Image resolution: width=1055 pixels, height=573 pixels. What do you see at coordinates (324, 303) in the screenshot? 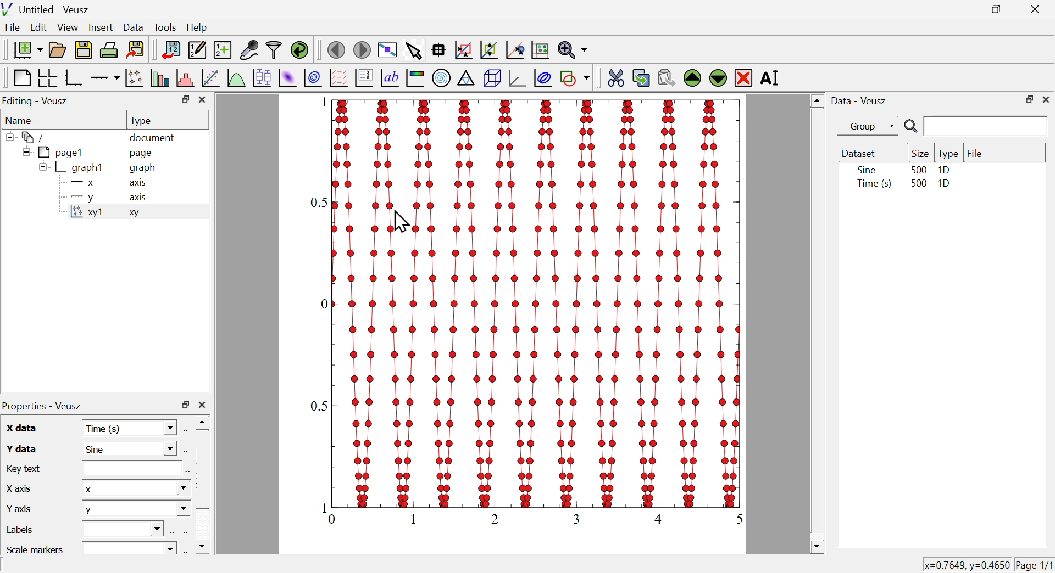
I see `0` at bounding box center [324, 303].